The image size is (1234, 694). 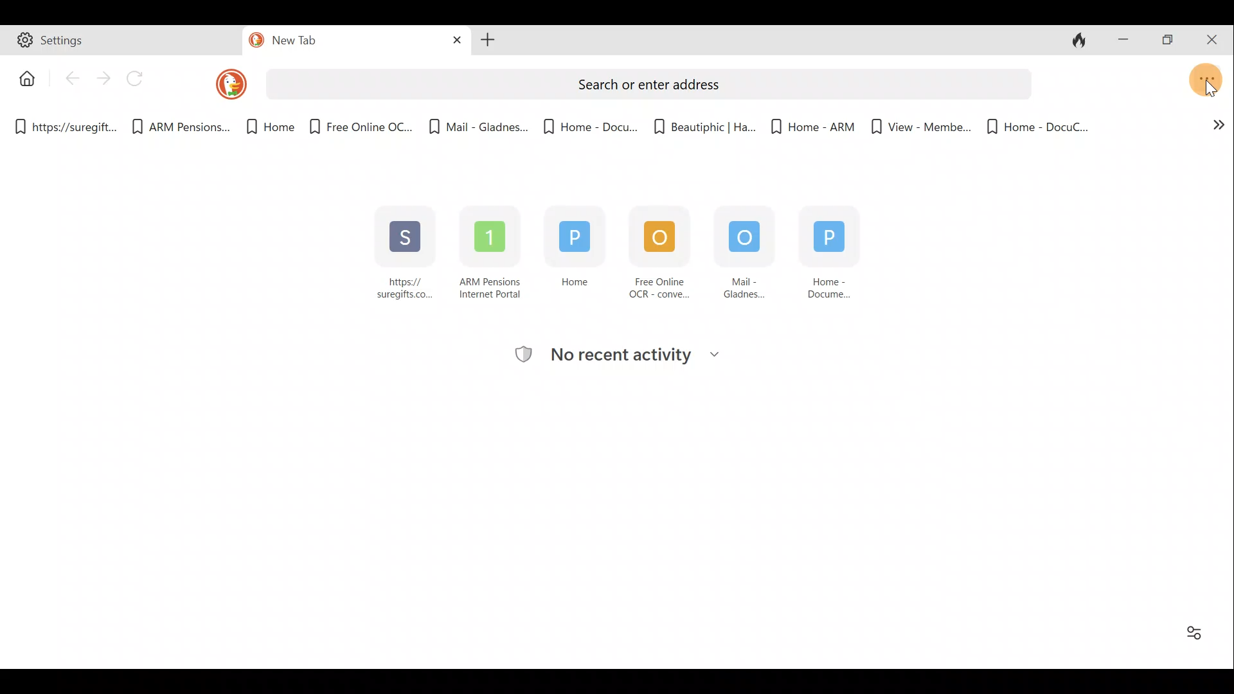 What do you see at coordinates (813, 125) in the screenshot?
I see `Bookmark 8` at bounding box center [813, 125].